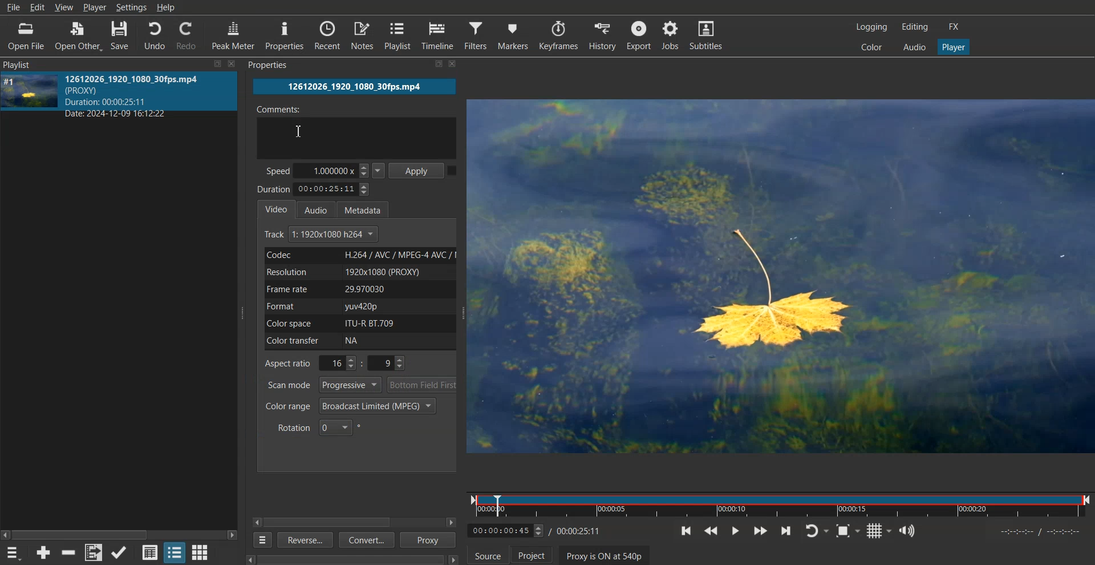 The height and width of the screenshot is (565, 1095). I want to click on Audio, so click(913, 47).